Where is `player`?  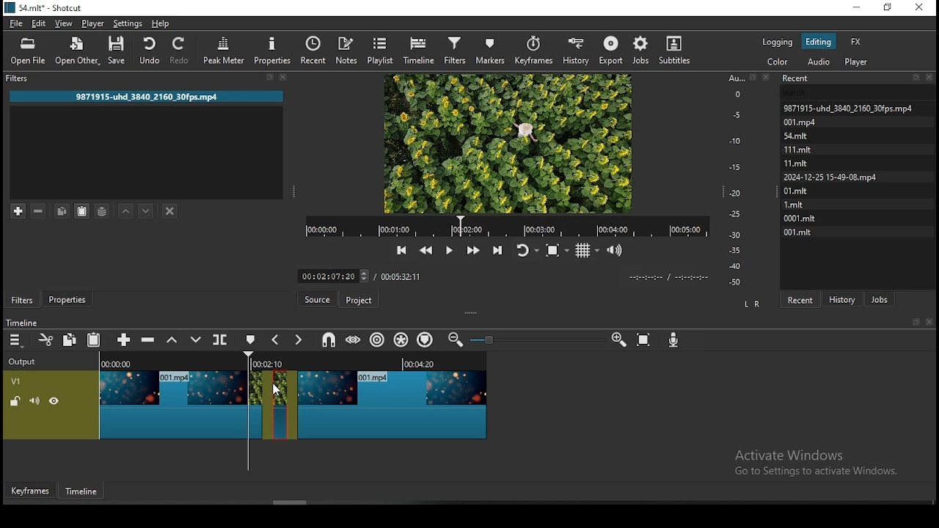
player is located at coordinates (858, 63).